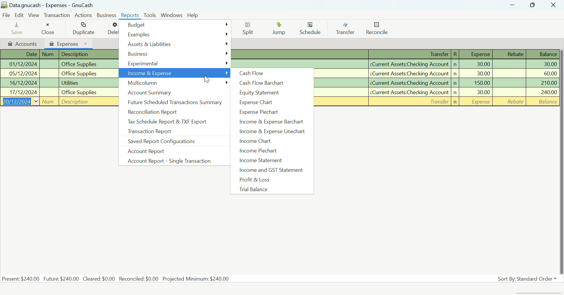 This screenshot has width=564, height=295. Describe the element at coordinates (436, 102) in the screenshot. I see `New Transaction Field` at that location.